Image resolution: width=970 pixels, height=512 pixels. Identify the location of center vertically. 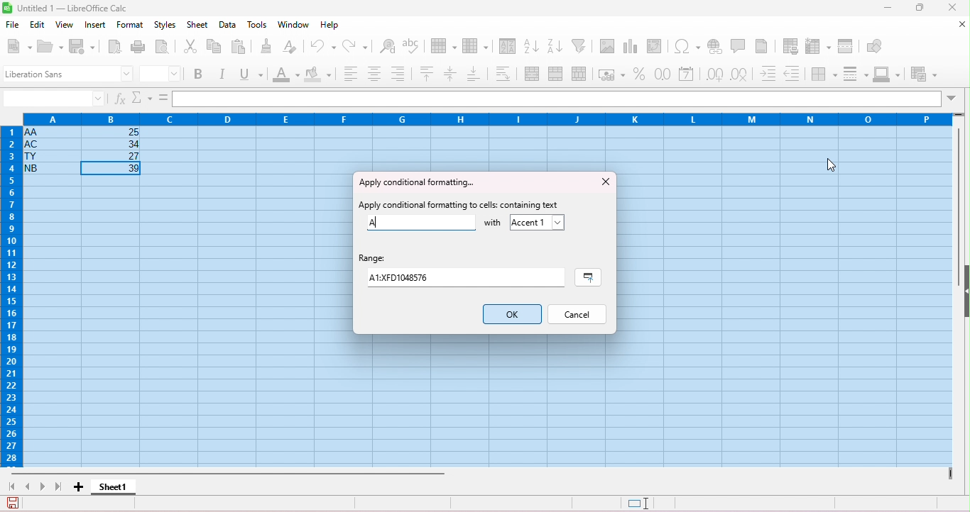
(451, 74).